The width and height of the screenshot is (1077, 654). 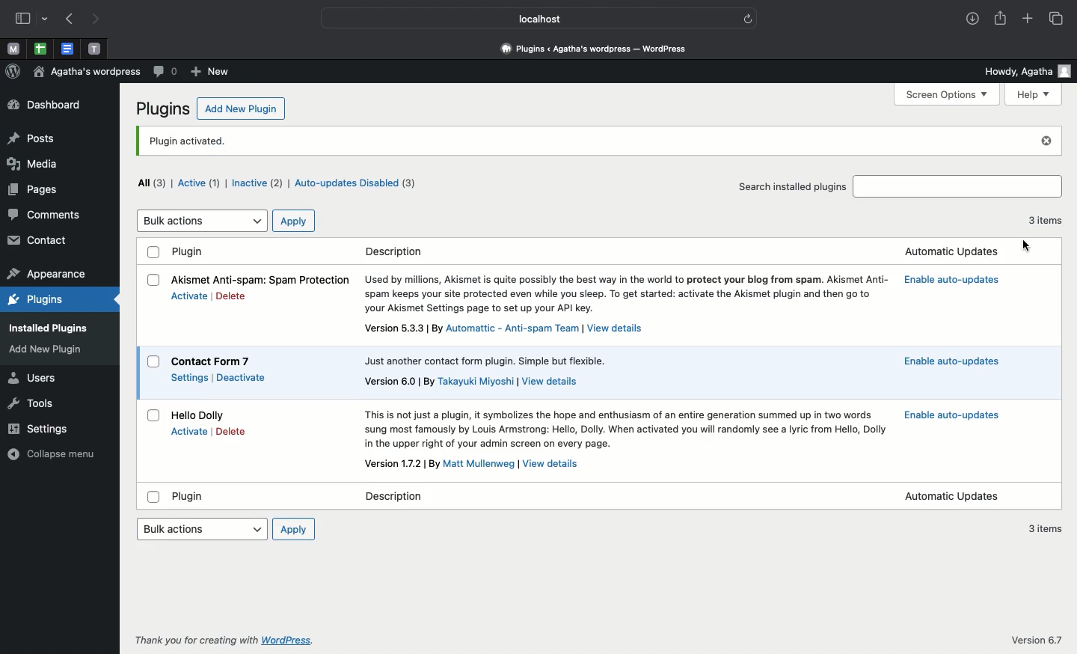 I want to click on Localhost, so click(x=530, y=18).